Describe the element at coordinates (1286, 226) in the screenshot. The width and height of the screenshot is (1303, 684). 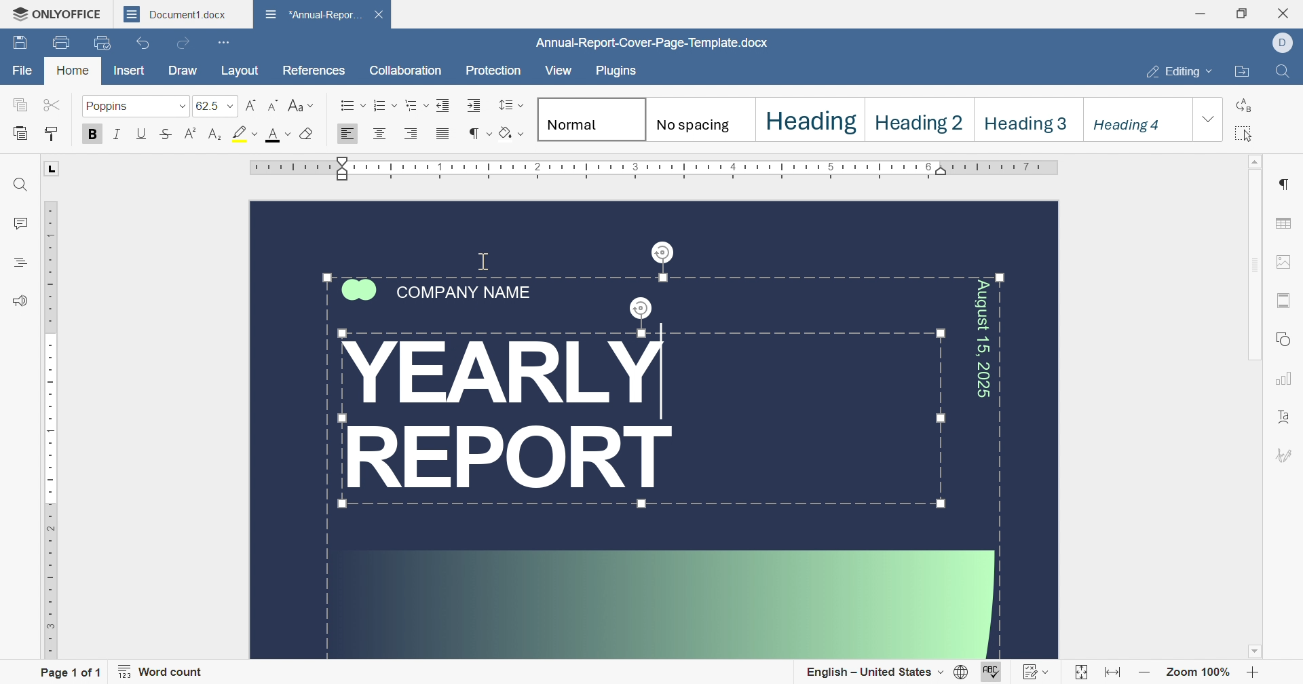
I see `table settings` at that location.